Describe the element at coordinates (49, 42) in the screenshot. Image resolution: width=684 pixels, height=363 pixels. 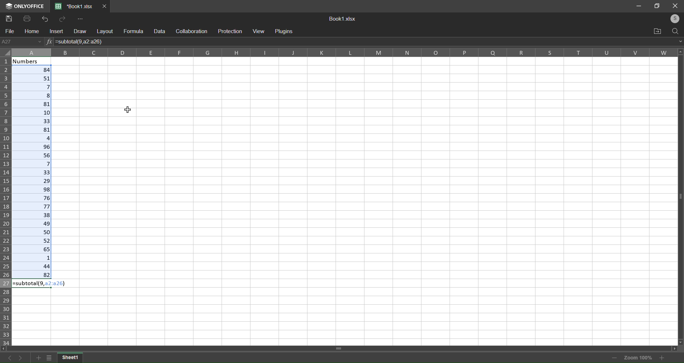
I see `Insert Function` at that location.